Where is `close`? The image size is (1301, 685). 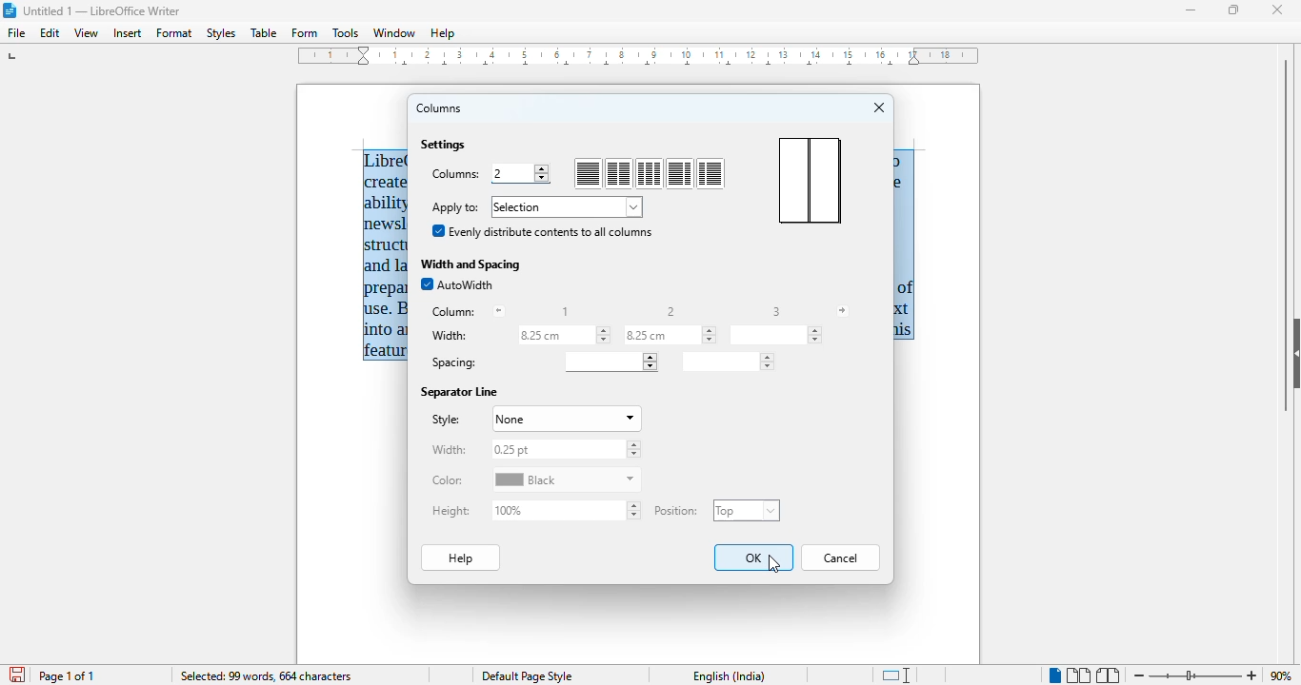 close is located at coordinates (1277, 10).